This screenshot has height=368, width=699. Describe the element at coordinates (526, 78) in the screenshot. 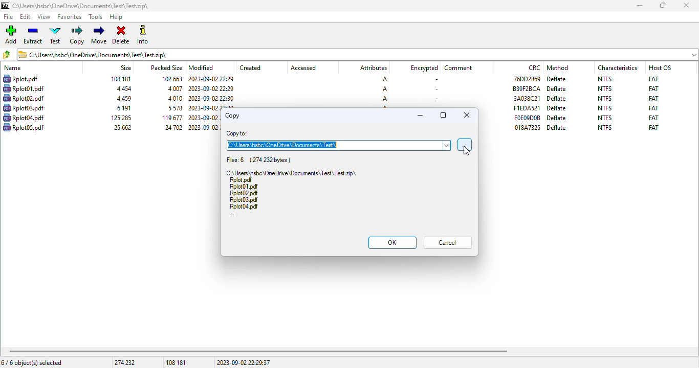

I see `CRC` at that location.